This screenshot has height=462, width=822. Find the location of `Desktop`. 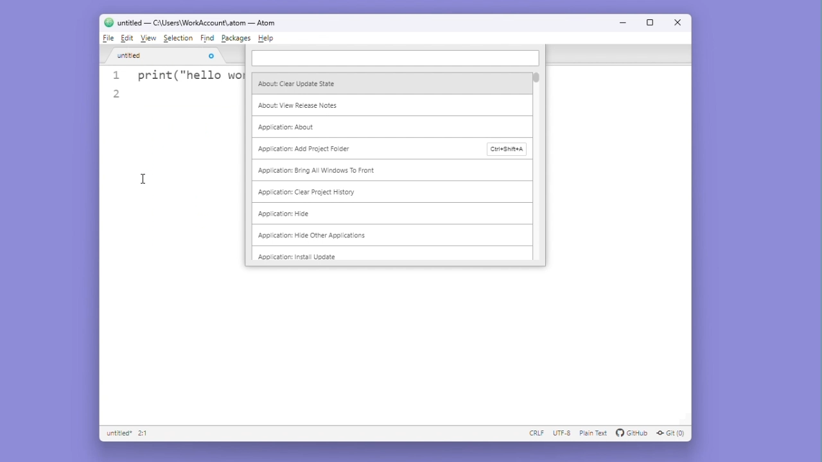

Desktop is located at coordinates (30, 209).